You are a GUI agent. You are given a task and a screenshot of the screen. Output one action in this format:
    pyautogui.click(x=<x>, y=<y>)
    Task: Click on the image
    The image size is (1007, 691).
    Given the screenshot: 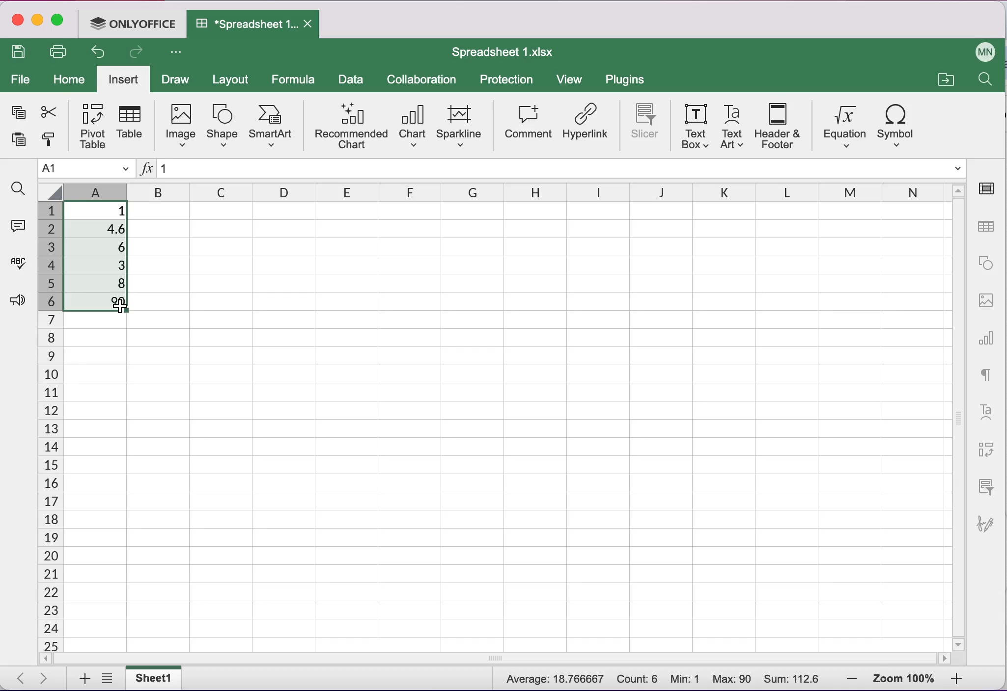 What is the action you would take?
    pyautogui.click(x=180, y=127)
    